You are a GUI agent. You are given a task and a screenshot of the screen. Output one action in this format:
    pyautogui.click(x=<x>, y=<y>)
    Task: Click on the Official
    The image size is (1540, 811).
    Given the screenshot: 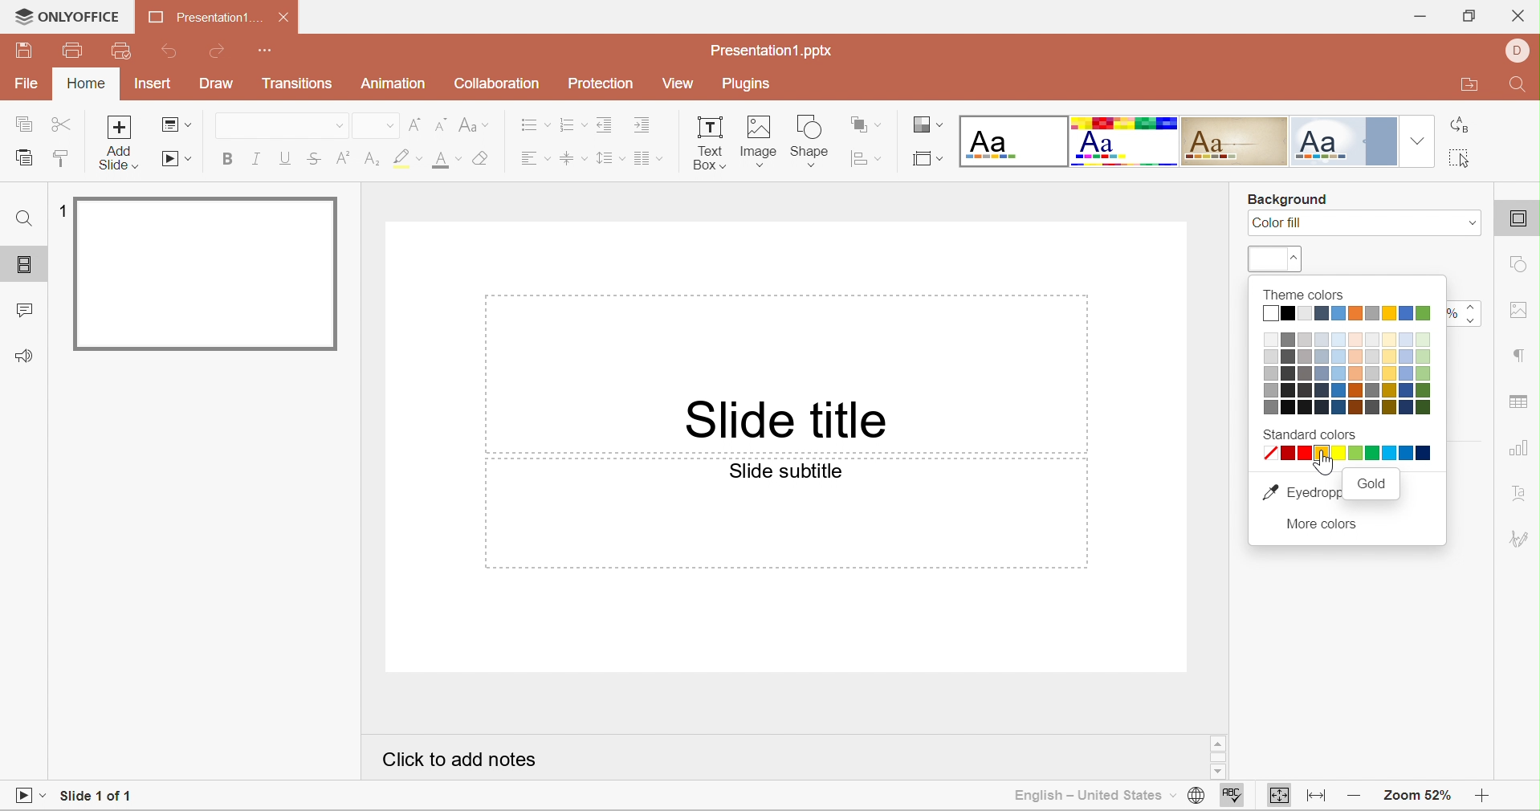 What is the action you would take?
    pyautogui.click(x=1344, y=141)
    